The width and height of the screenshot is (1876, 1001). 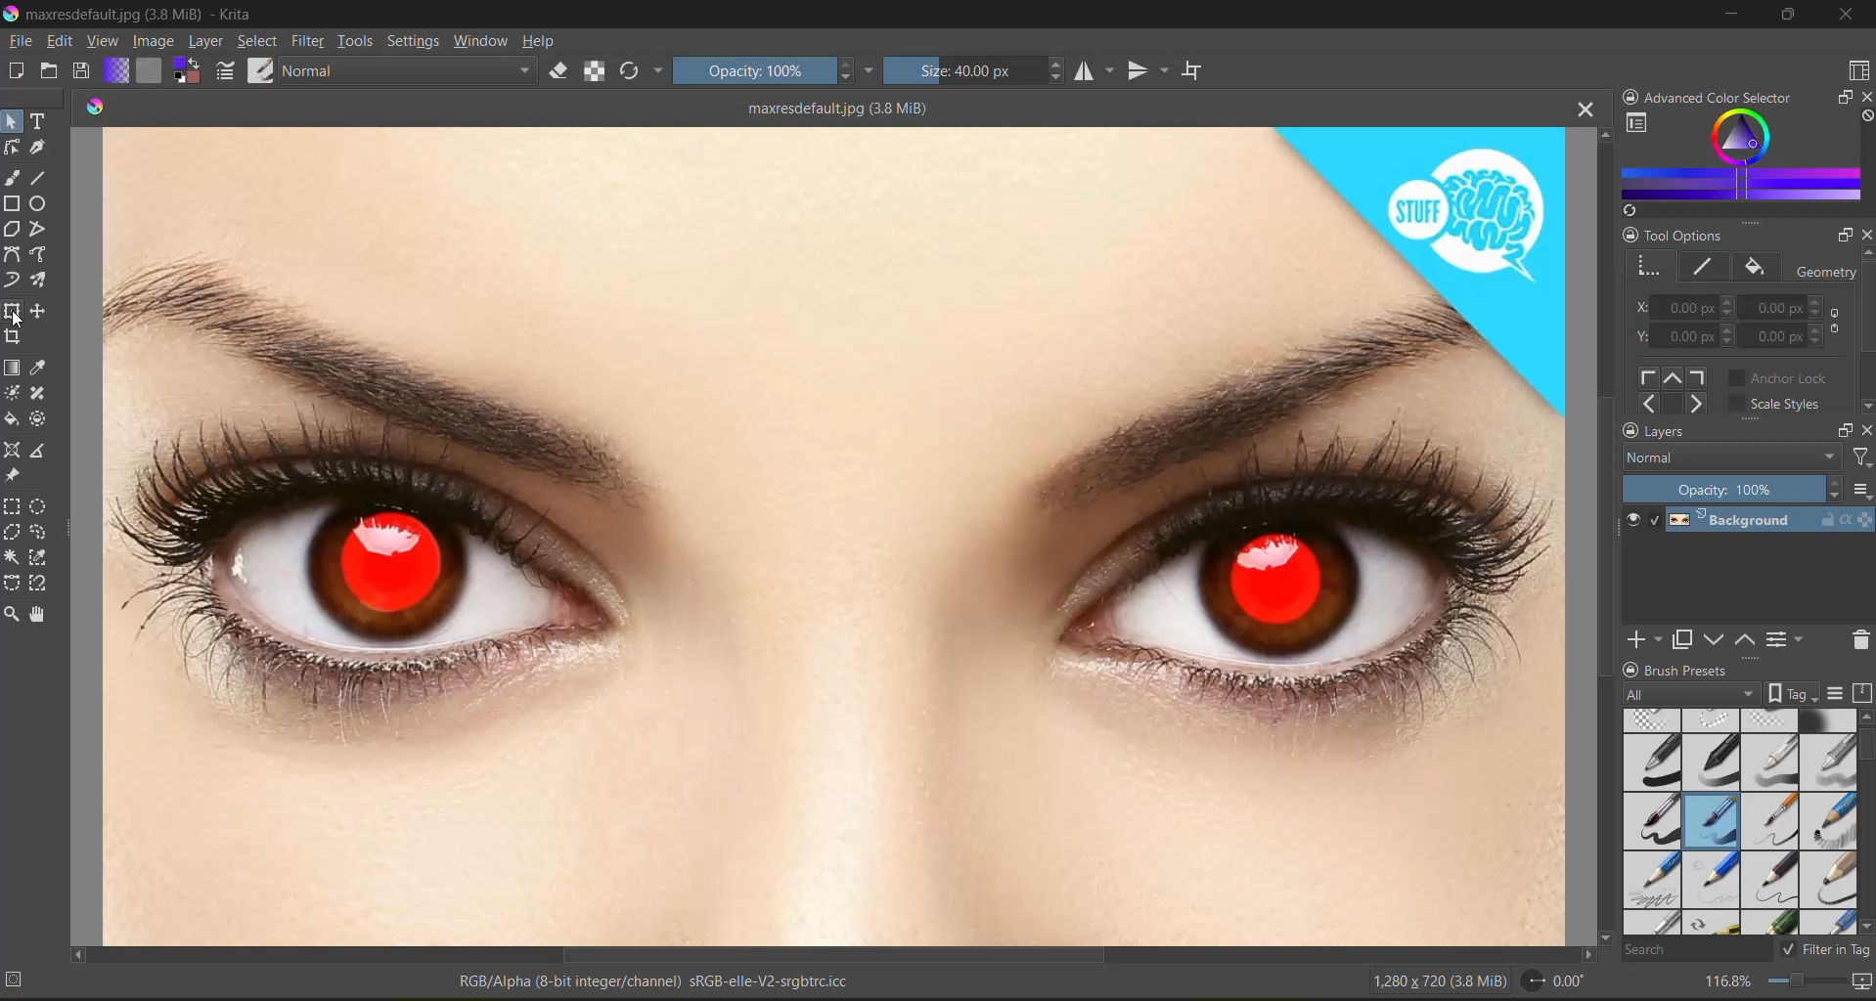 I want to click on tool, so click(x=14, y=613).